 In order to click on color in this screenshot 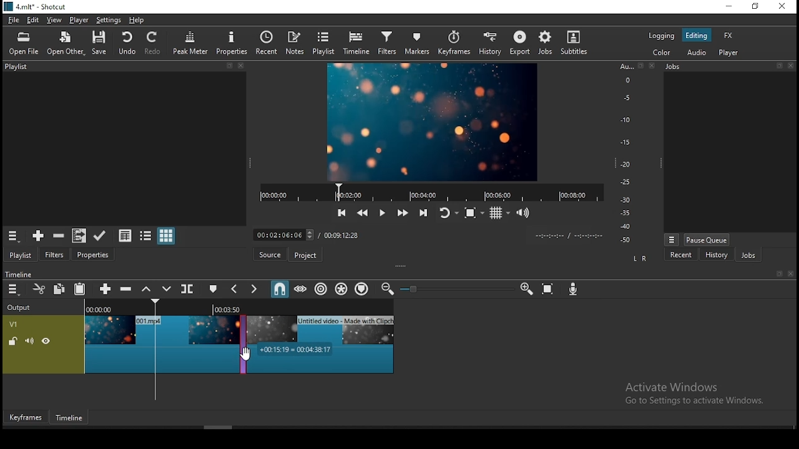, I will do `click(661, 54)`.